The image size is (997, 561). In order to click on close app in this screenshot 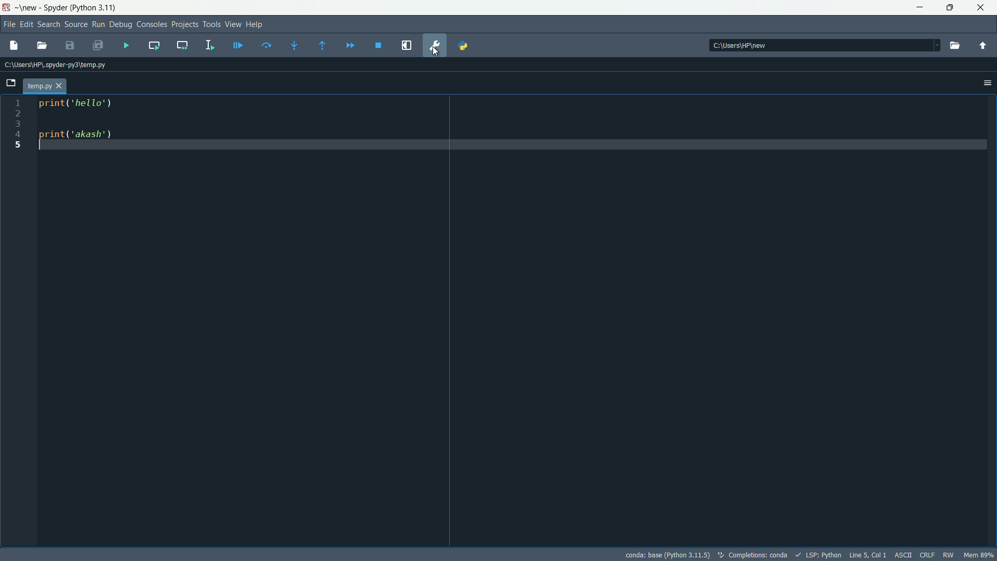, I will do `click(983, 8)`.